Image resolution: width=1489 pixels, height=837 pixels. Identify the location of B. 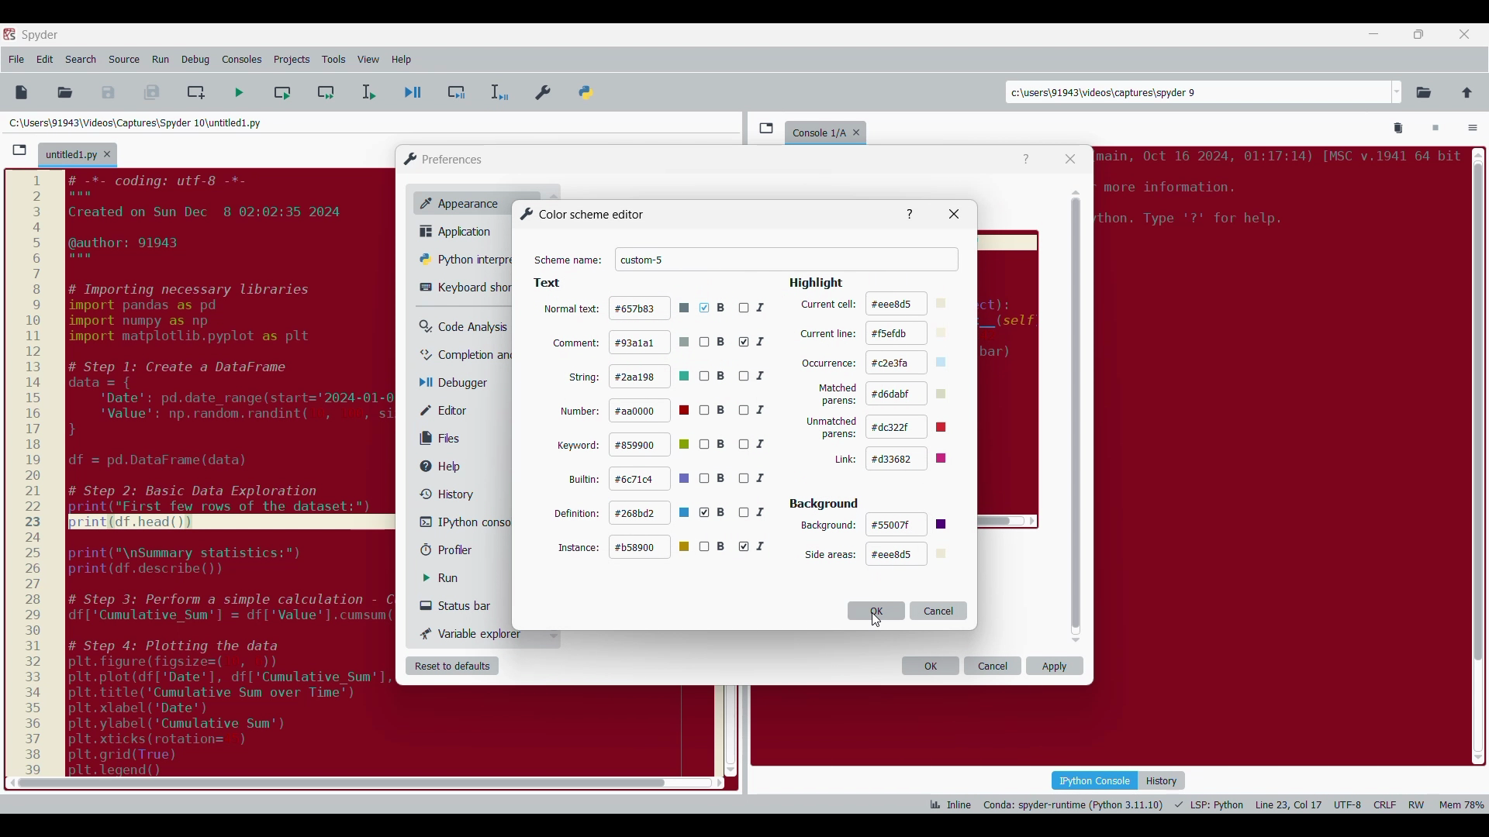
(713, 546).